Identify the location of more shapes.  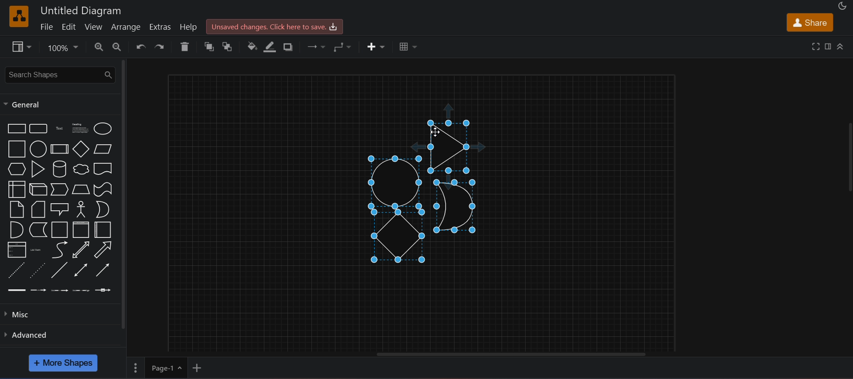
(63, 363).